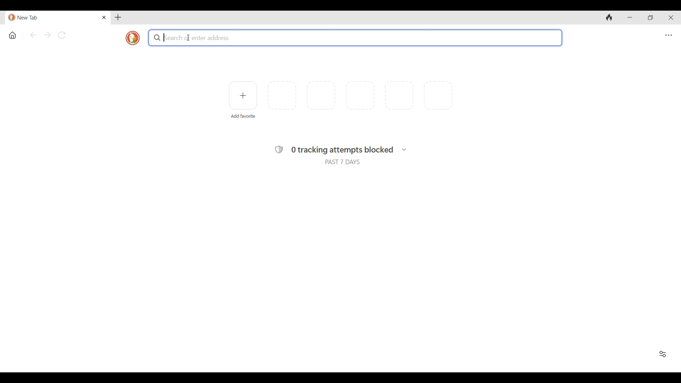 This screenshot has height=383, width=681. I want to click on Reload page, so click(62, 35).